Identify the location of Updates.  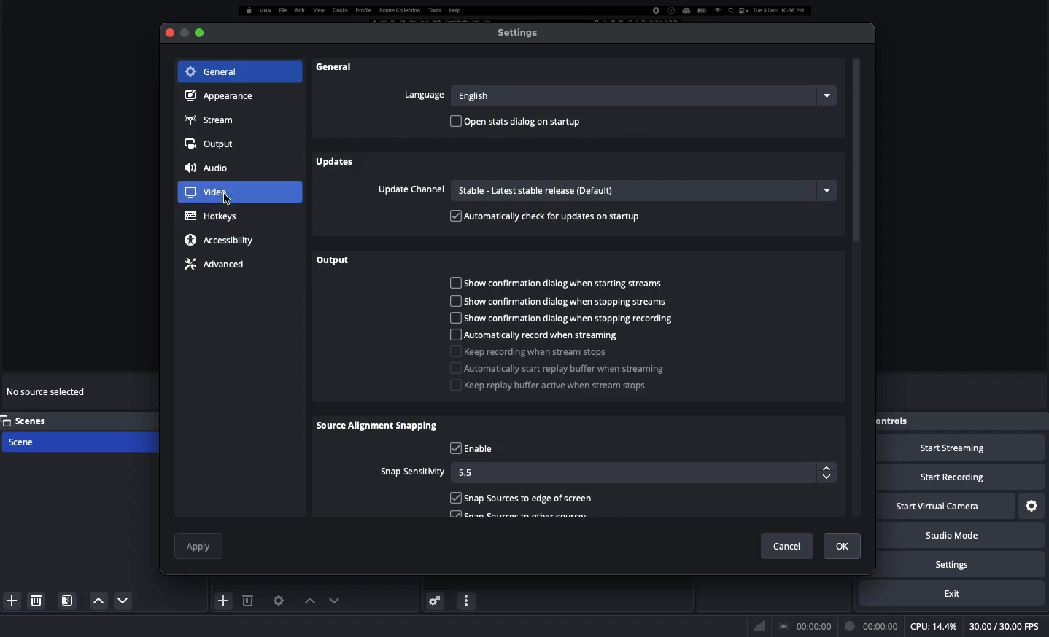
(336, 163).